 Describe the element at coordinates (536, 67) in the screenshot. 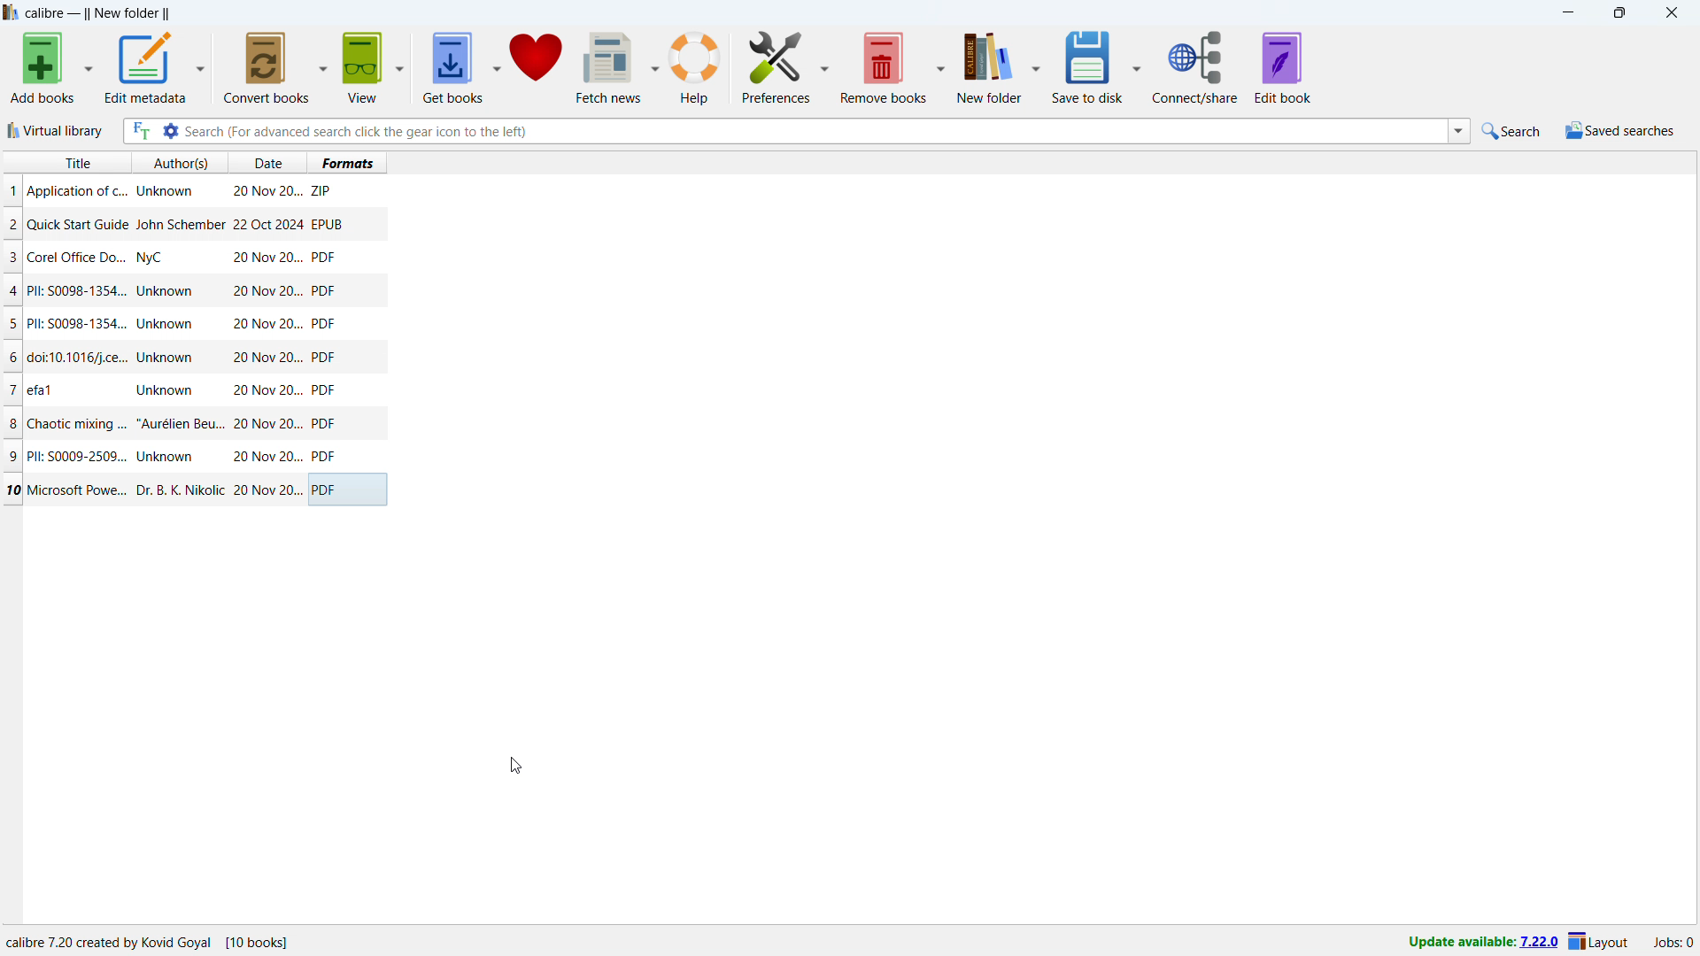

I see `donate to calibre` at that location.